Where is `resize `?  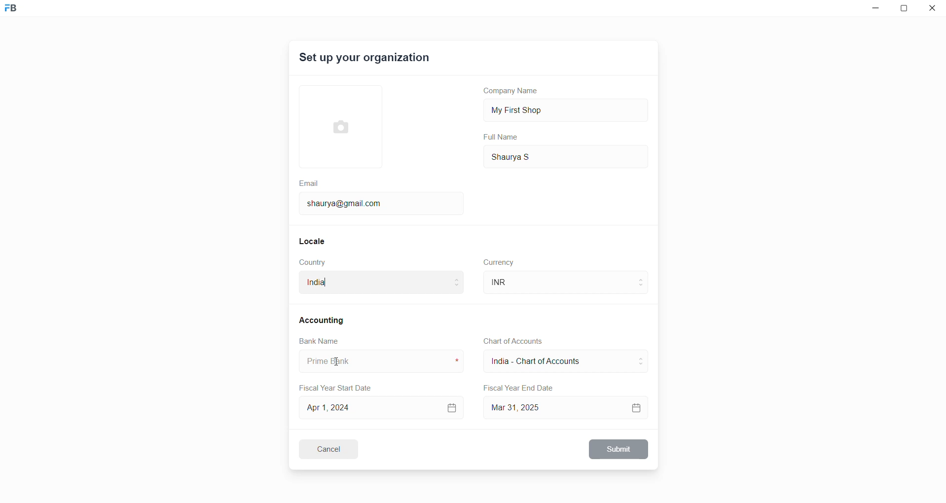 resize  is located at coordinates (907, 10).